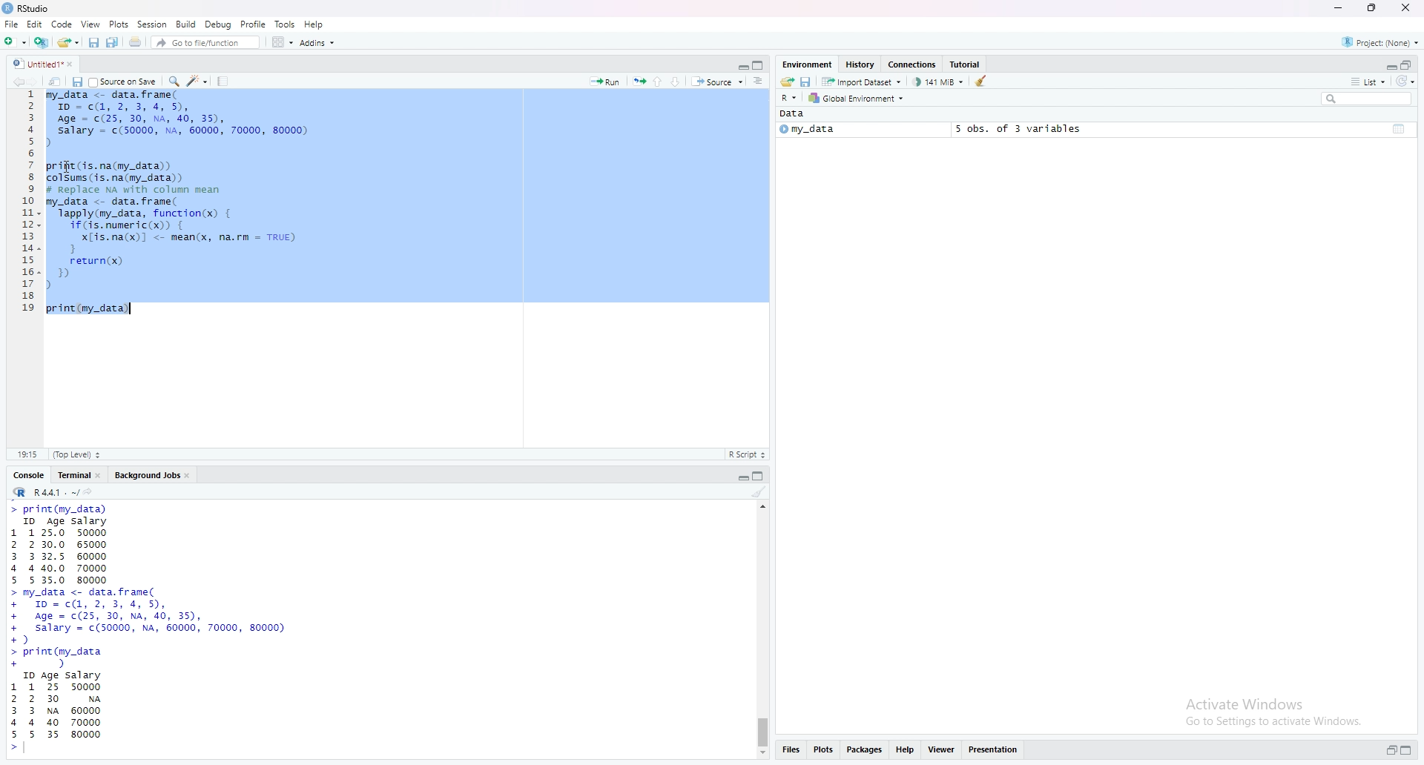 The height and width of the screenshot is (765, 1424). I want to click on Environment, so click(808, 64).